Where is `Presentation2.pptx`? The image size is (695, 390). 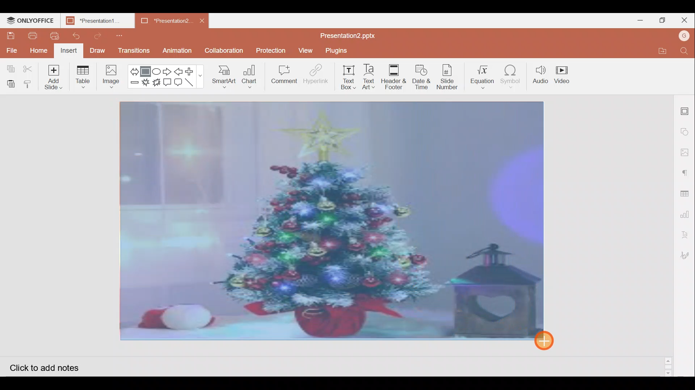 Presentation2.pptx is located at coordinates (353, 34).